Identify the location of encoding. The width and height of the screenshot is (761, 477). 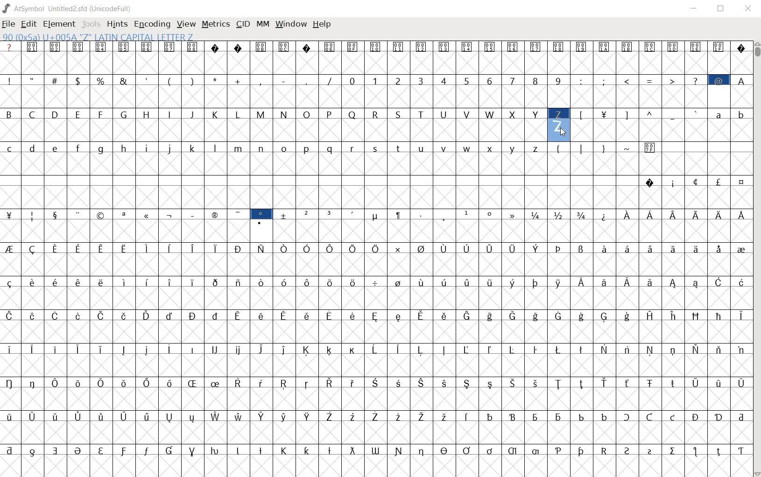
(151, 24).